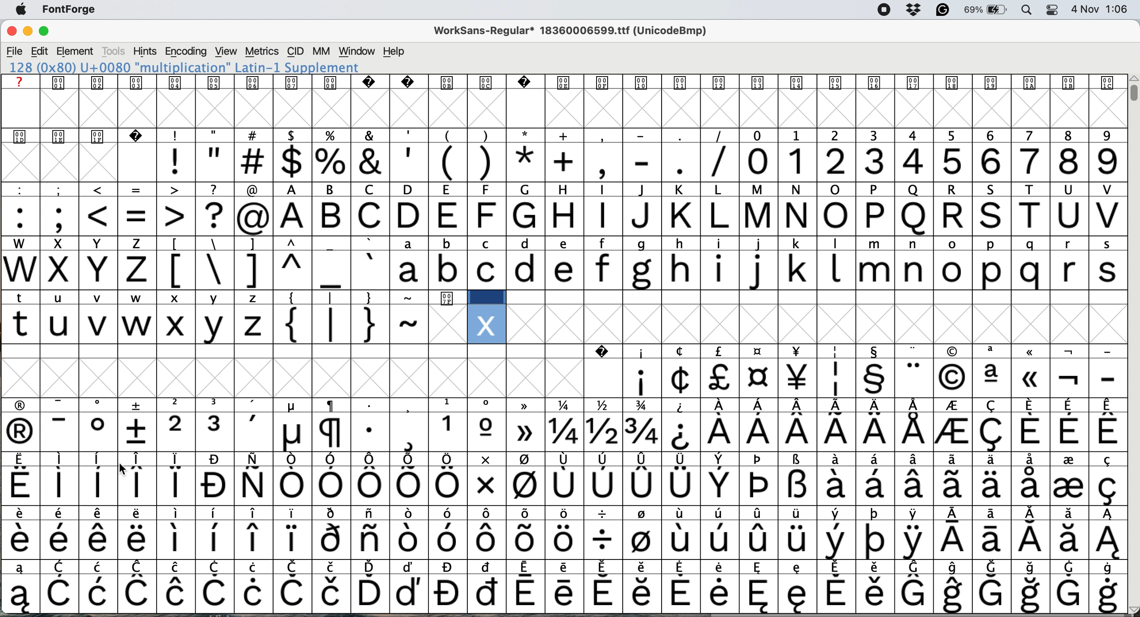 This screenshot has height=617, width=1140. I want to click on cid, so click(295, 51).